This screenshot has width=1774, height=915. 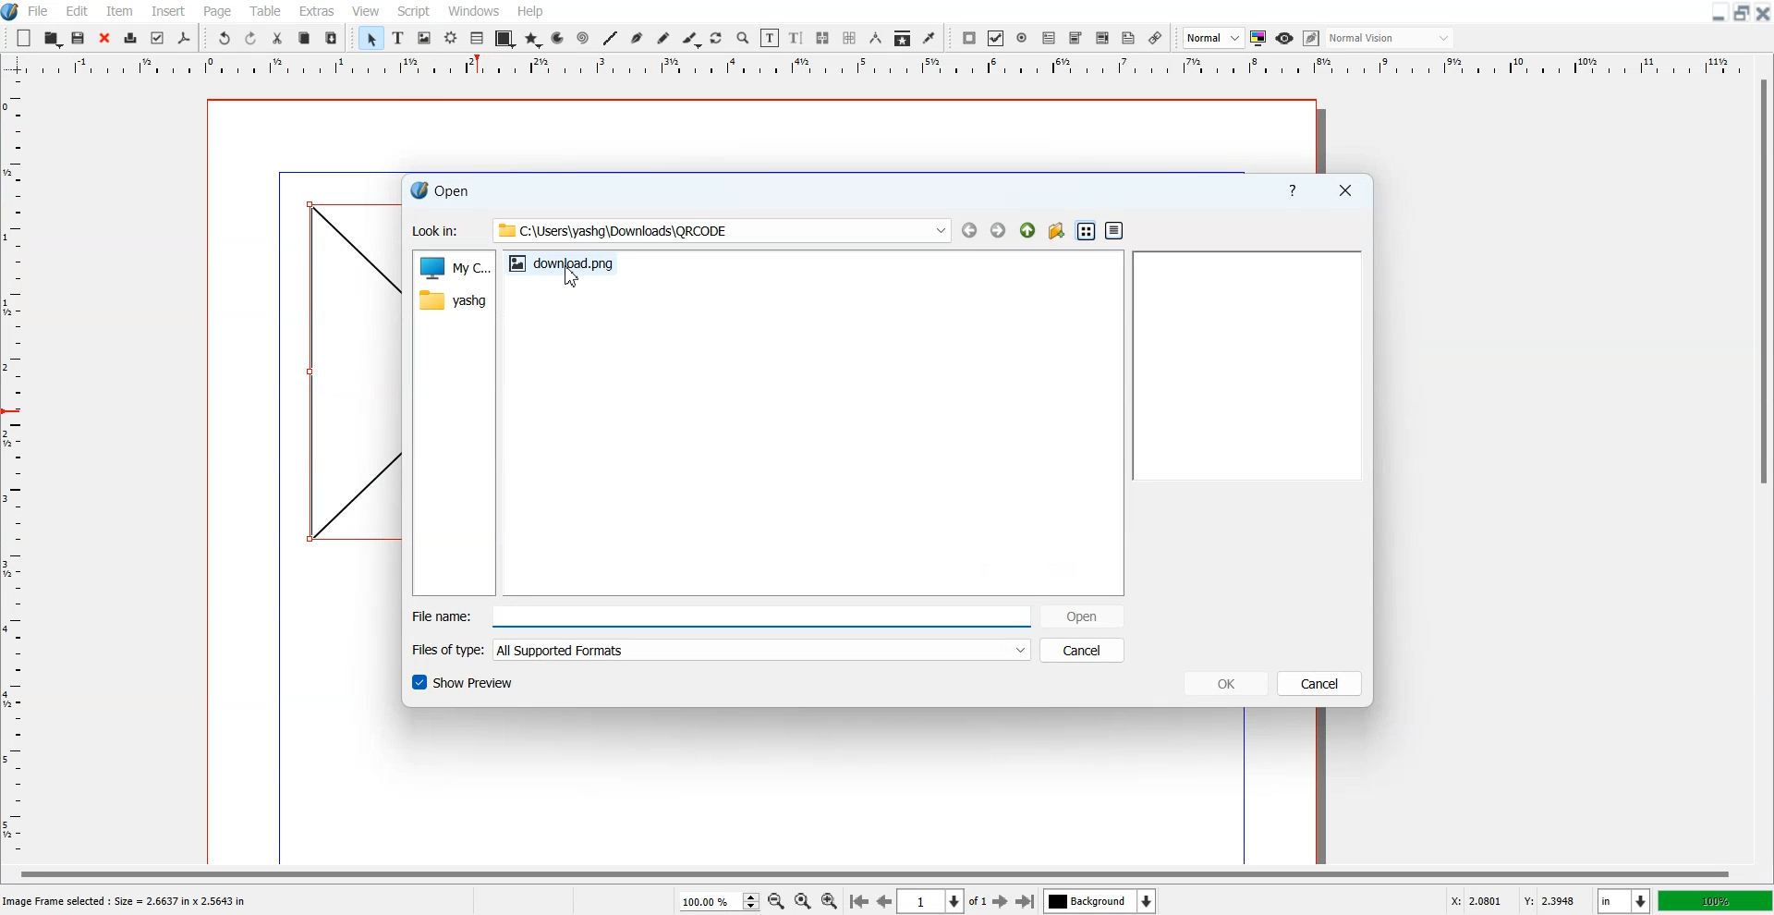 What do you see at coordinates (453, 299) in the screenshot?
I see `yashg` at bounding box center [453, 299].